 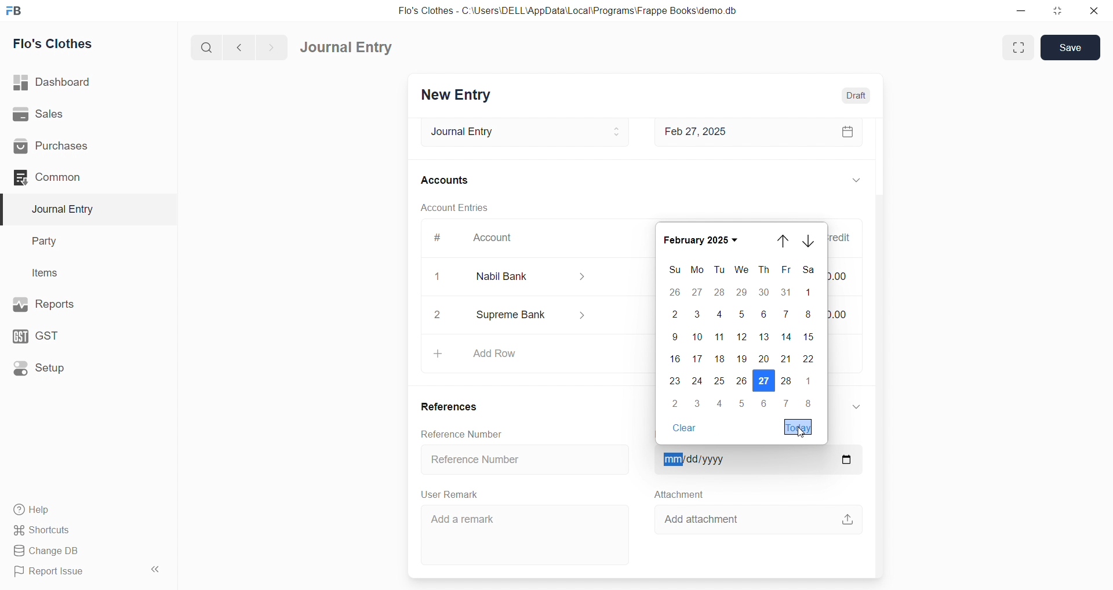 What do you see at coordinates (449, 494) in the screenshot?
I see `User Remark` at bounding box center [449, 494].